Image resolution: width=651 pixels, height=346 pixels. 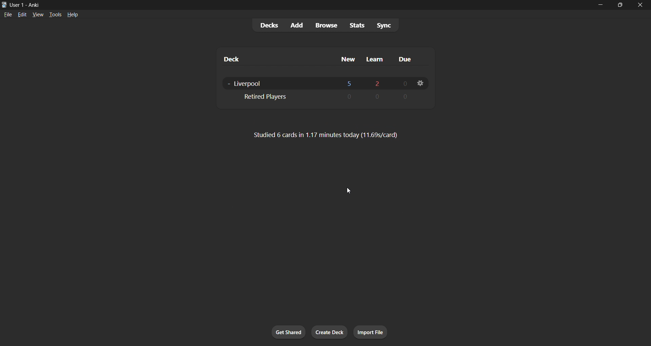 What do you see at coordinates (639, 5) in the screenshot?
I see `close` at bounding box center [639, 5].